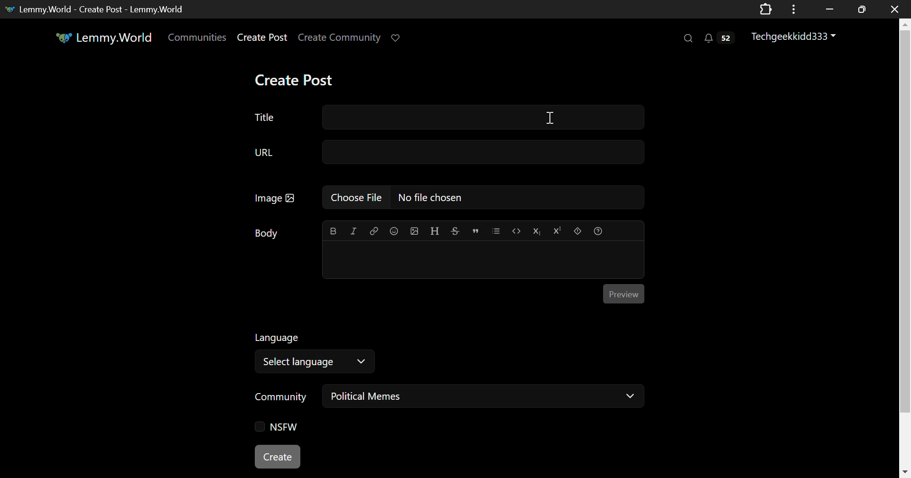 Image resolution: width=911 pixels, height=478 pixels. What do you see at coordinates (196, 37) in the screenshot?
I see `Communities Page` at bounding box center [196, 37].